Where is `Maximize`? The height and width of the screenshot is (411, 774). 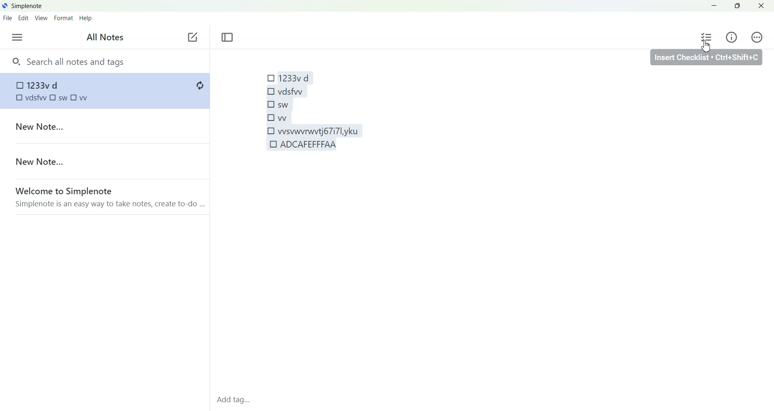 Maximize is located at coordinates (737, 6).